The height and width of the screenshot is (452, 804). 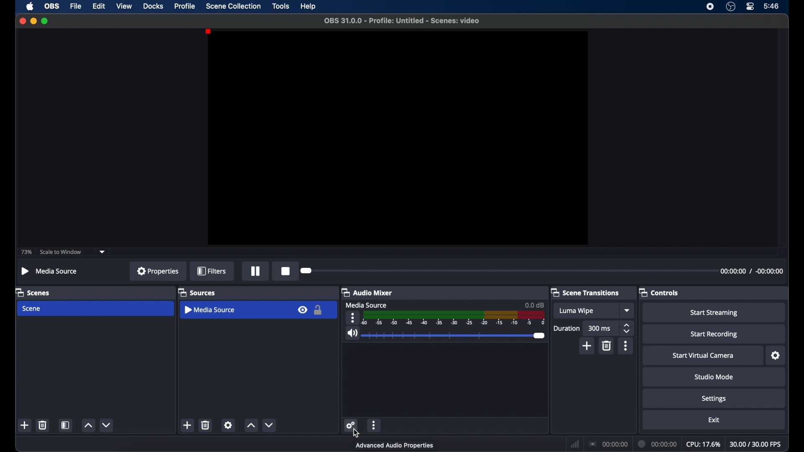 What do you see at coordinates (730, 7) in the screenshot?
I see `obs studio` at bounding box center [730, 7].